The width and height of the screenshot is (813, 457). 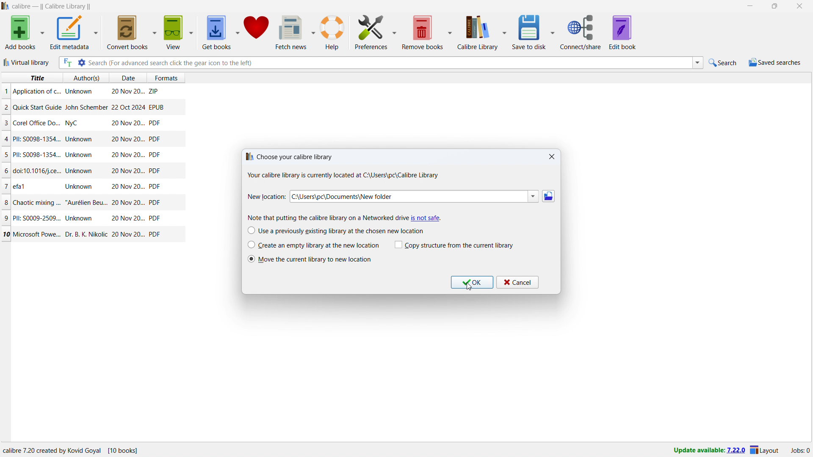 What do you see at coordinates (7, 139) in the screenshot?
I see `4` at bounding box center [7, 139].